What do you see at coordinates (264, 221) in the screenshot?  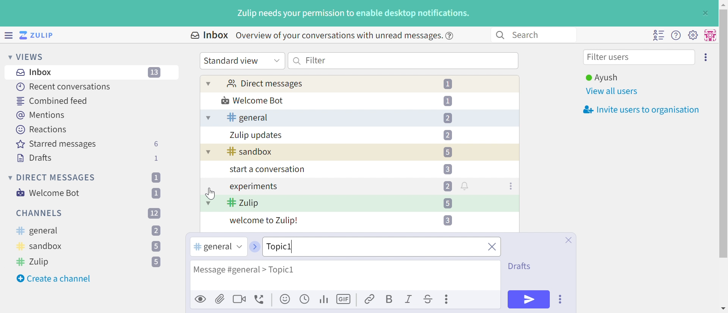 I see `welcome to Zulip!` at bounding box center [264, 221].